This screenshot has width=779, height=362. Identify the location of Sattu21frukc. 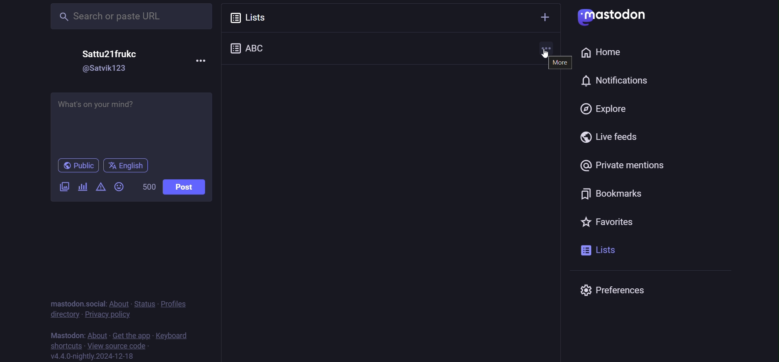
(106, 54).